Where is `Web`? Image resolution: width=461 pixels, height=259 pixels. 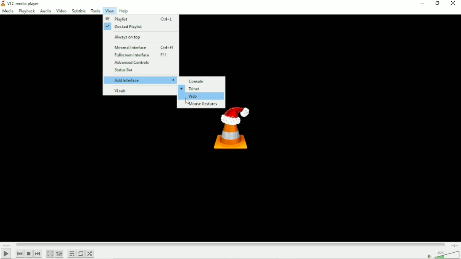 Web is located at coordinates (201, 97).